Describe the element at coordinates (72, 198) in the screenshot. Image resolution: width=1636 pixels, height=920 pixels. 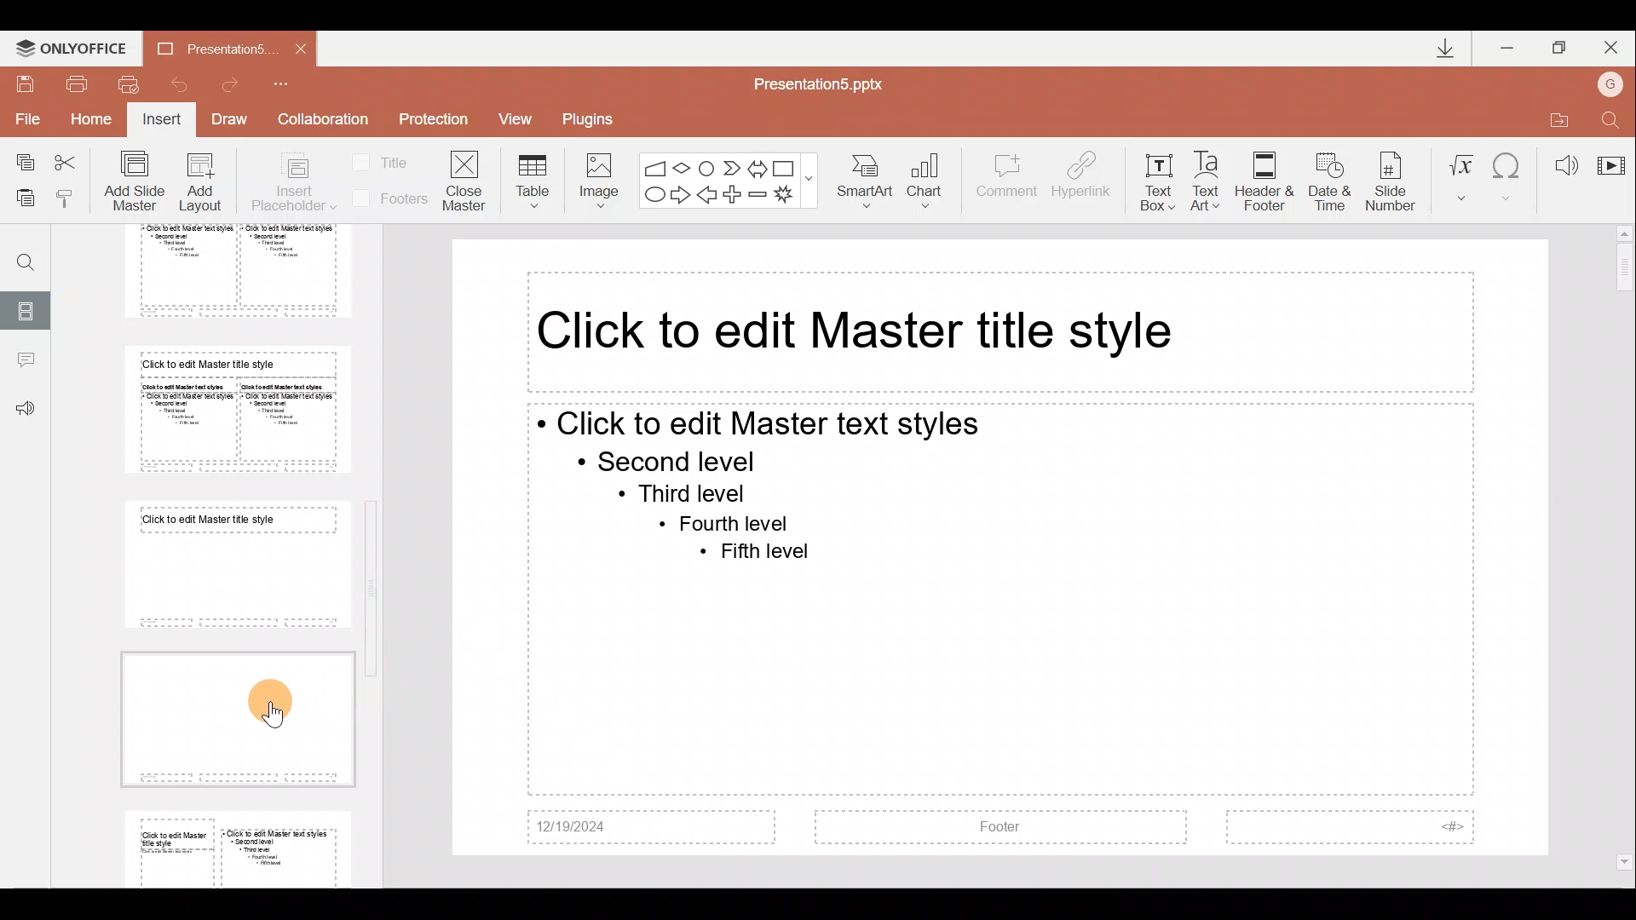
I see `Copy style` at that location.